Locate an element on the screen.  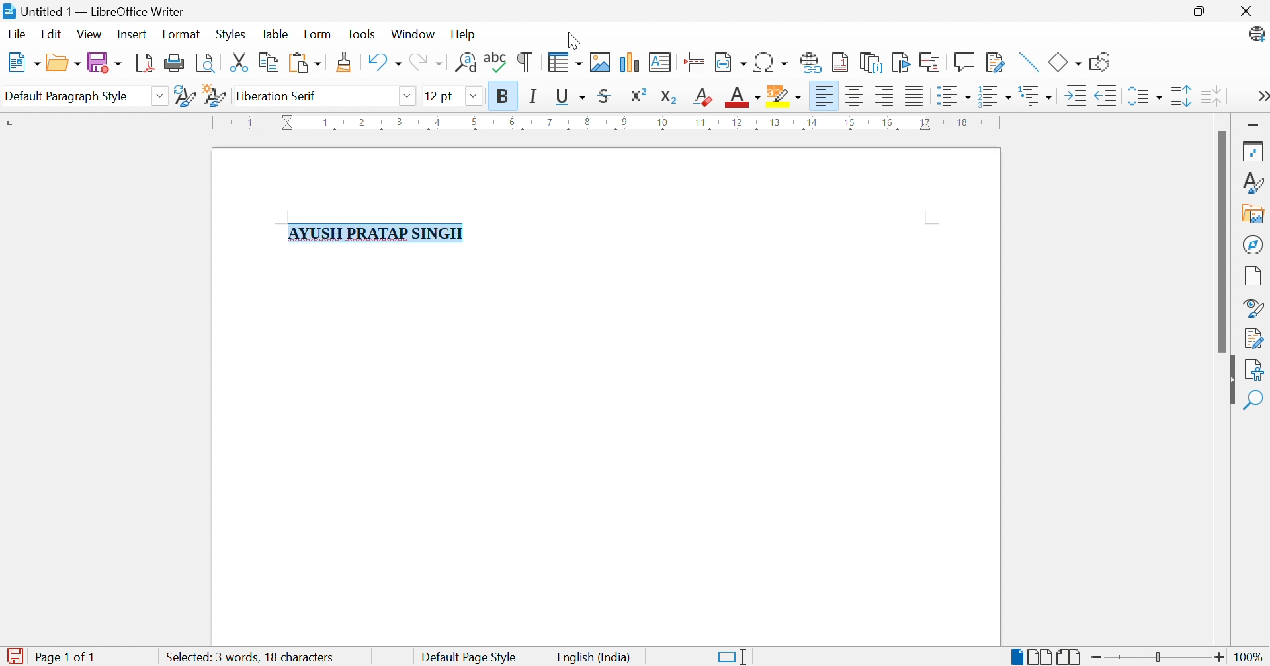
New is located at coordinates (22, 62).